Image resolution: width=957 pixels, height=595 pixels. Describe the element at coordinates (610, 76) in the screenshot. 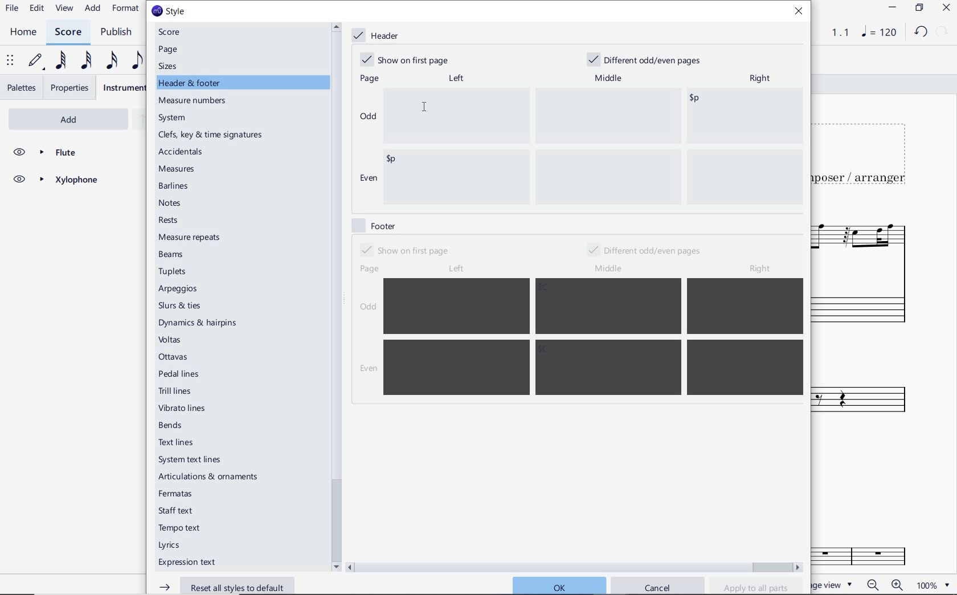

I see `middle` at that location.